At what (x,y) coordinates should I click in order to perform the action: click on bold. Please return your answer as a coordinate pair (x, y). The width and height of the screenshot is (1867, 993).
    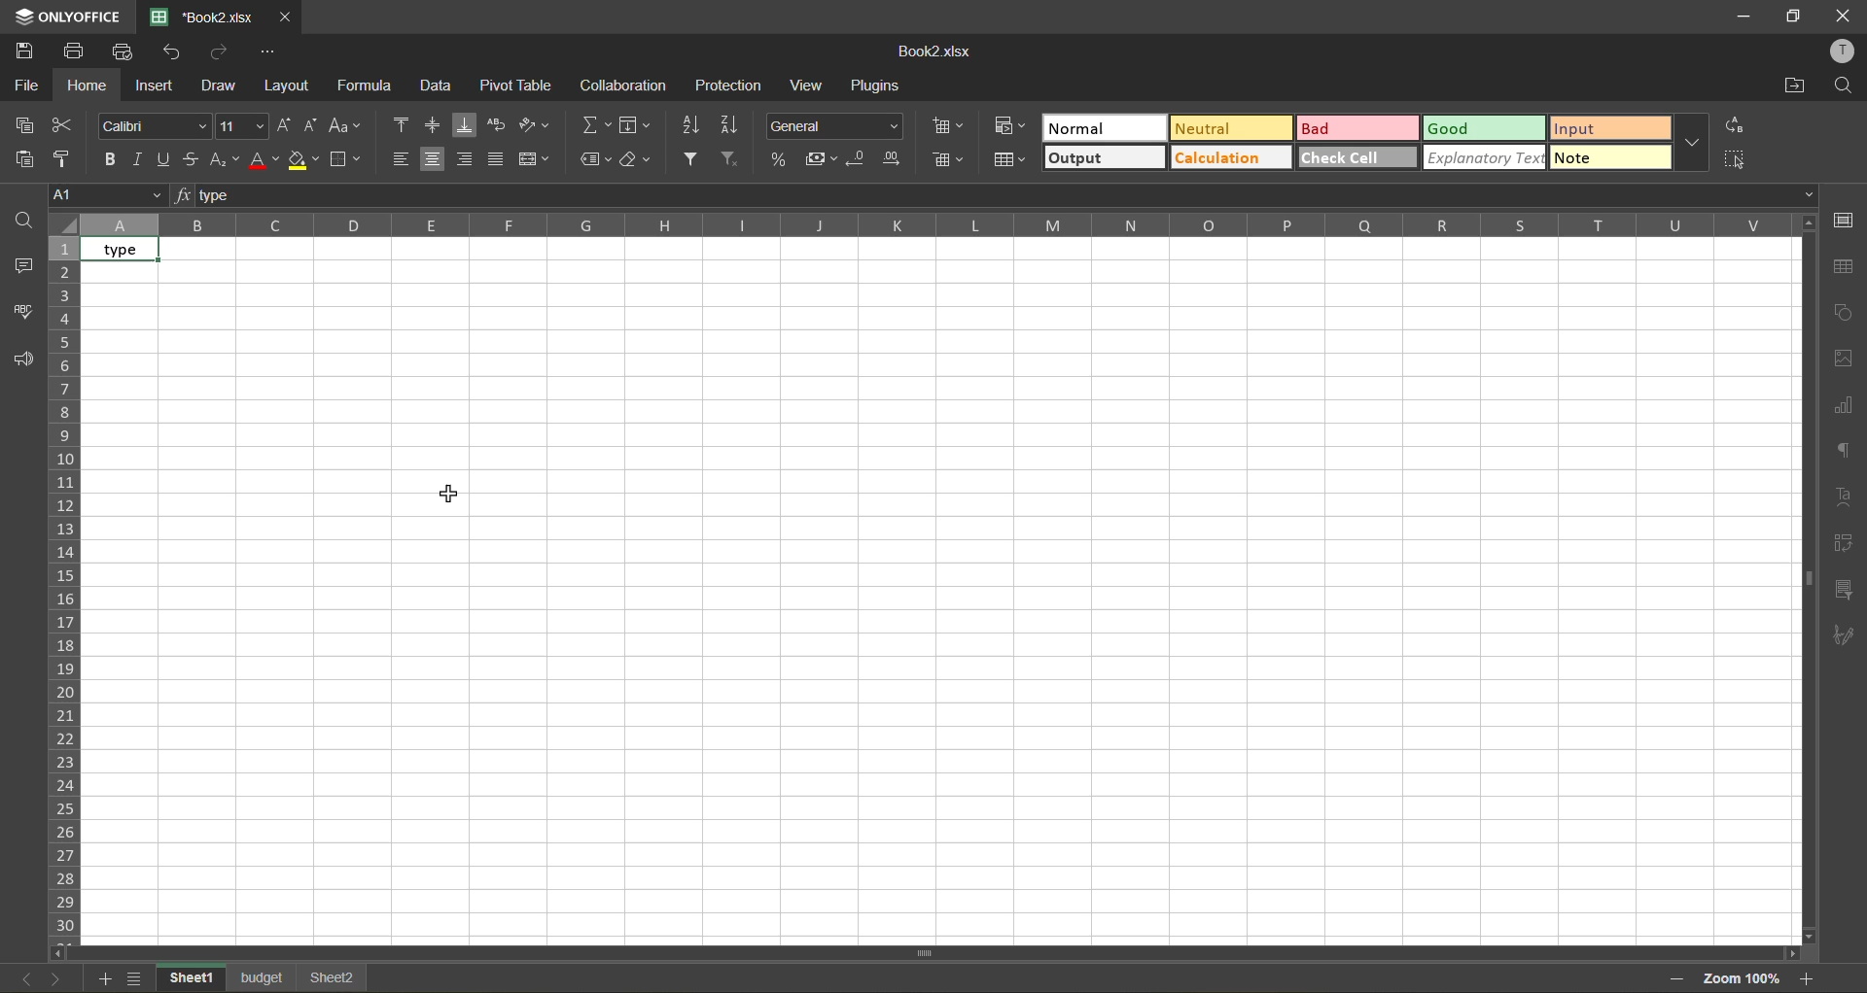
    Looking at the image, I should click on (114, 164).